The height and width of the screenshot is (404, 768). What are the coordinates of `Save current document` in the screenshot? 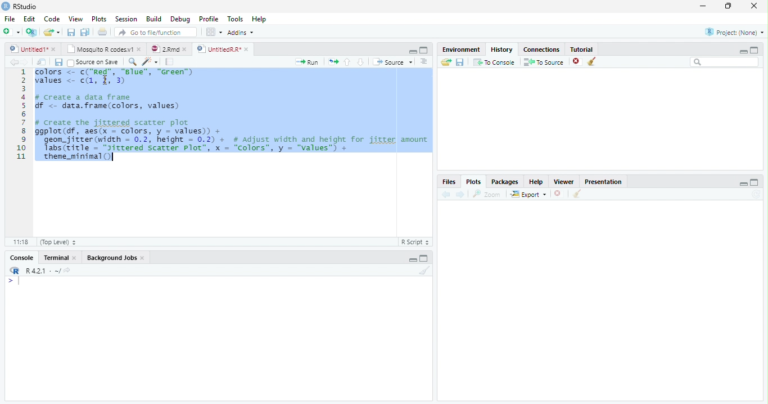 It's located at (59, 62).